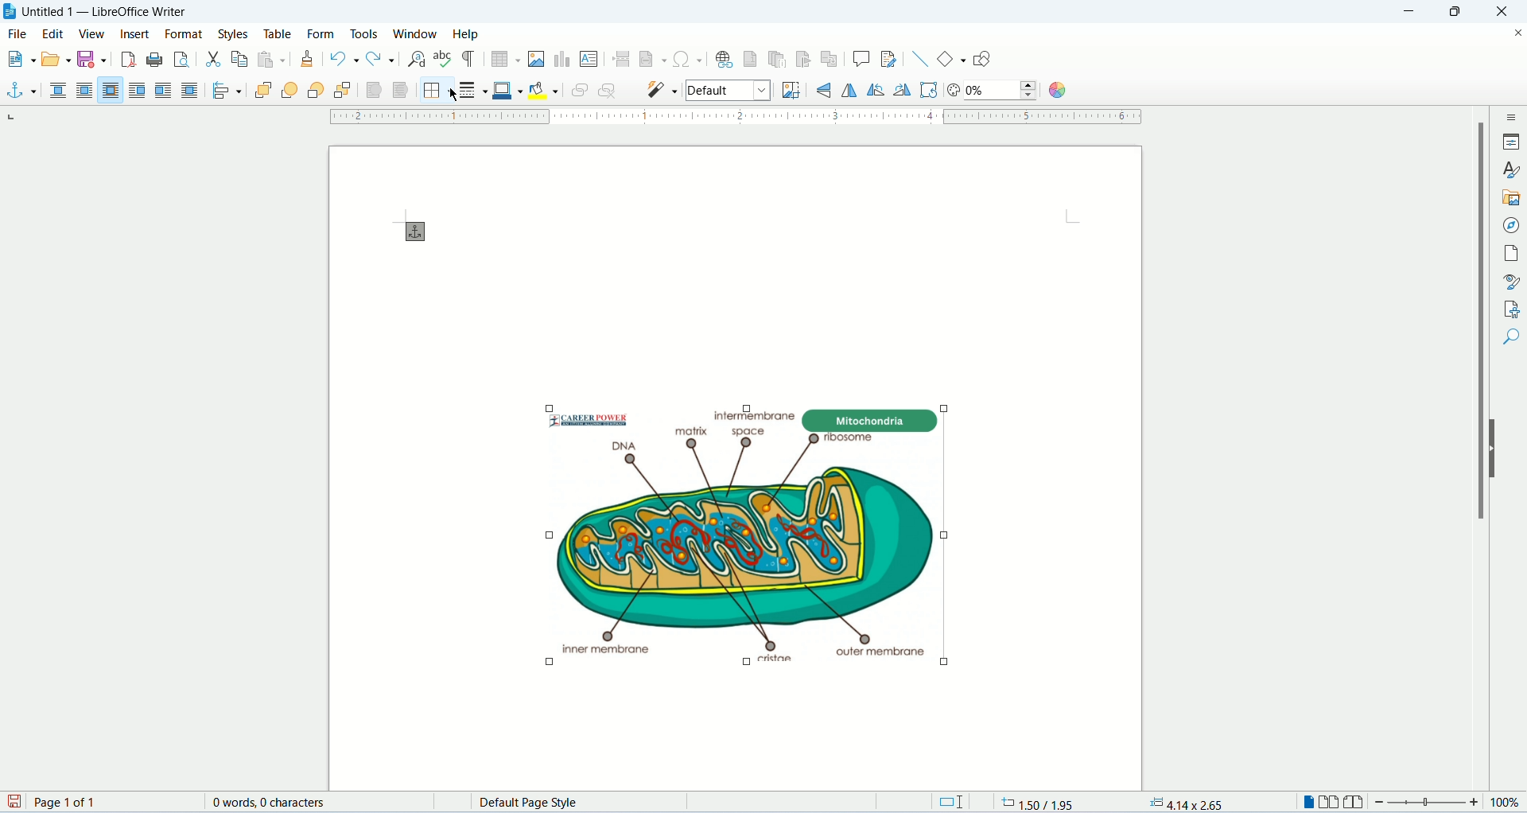  I want to click on Cursor, so click(454, 95).